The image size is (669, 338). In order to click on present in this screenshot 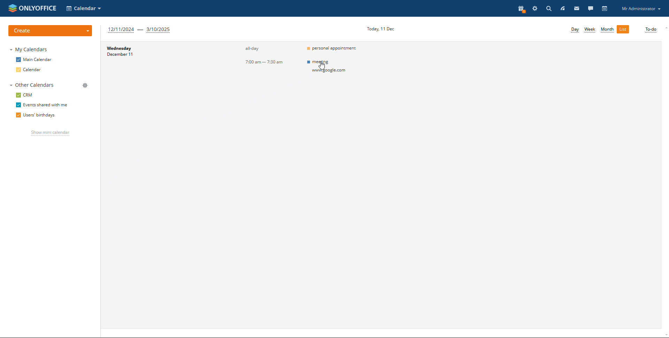, I will do `click(521, 9)`.